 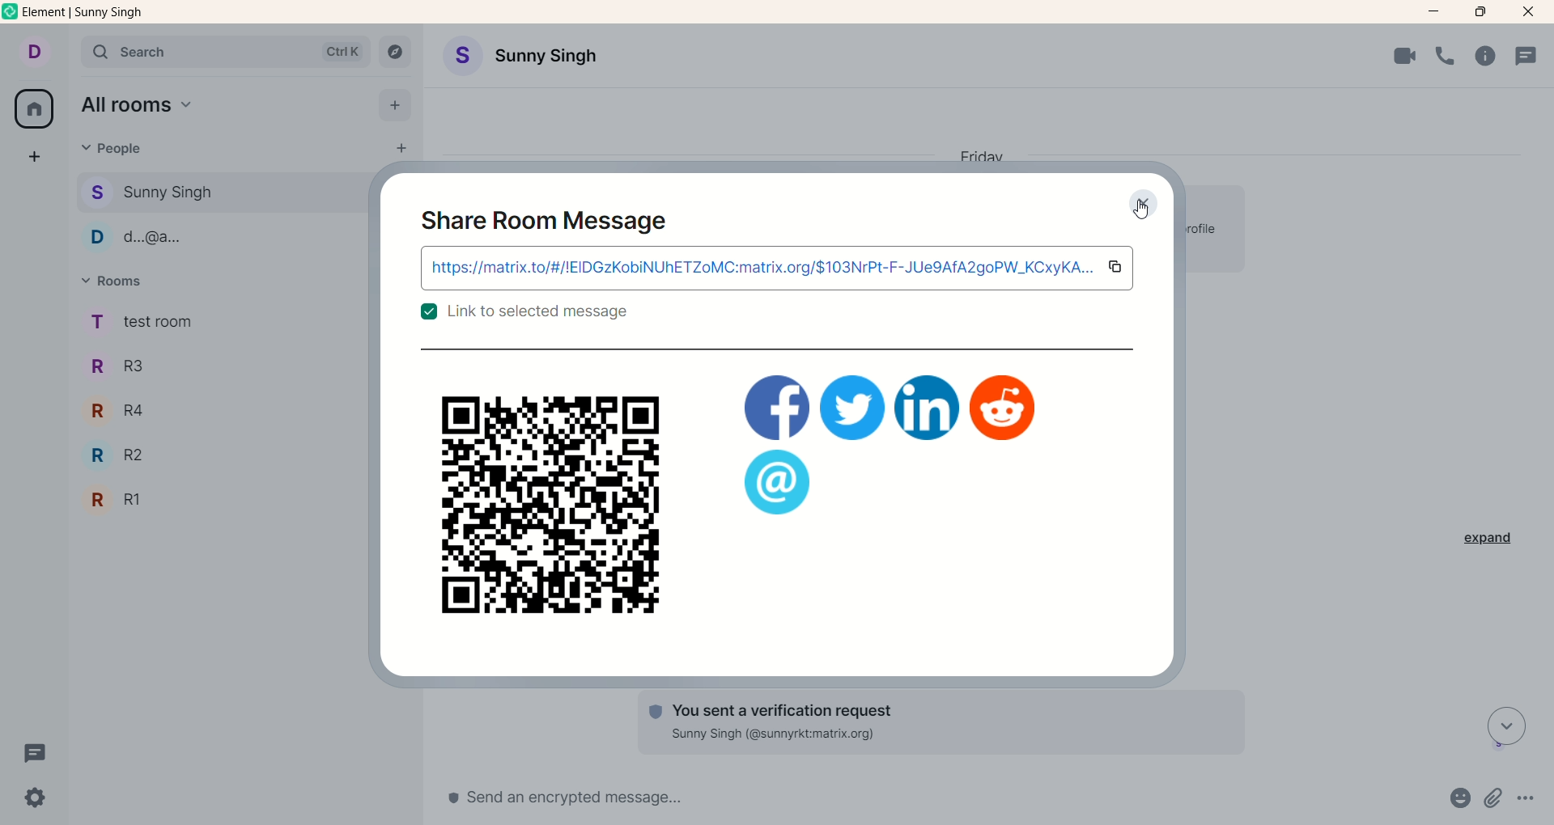 What do you see at coordinates (1495, 799) in the screenshot?
I see `attachments` at bounding box center [1495, 799].